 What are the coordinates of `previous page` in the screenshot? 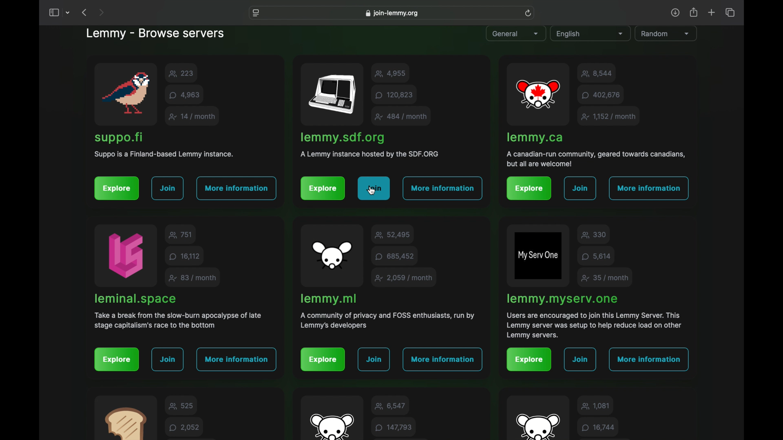 It's located at (84, 12).